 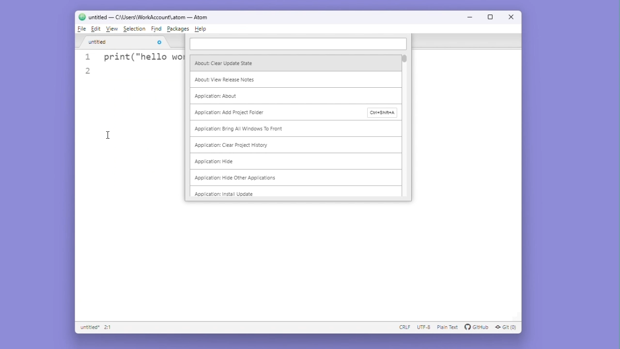 I want to click on Close, so click(x=510, y=16).